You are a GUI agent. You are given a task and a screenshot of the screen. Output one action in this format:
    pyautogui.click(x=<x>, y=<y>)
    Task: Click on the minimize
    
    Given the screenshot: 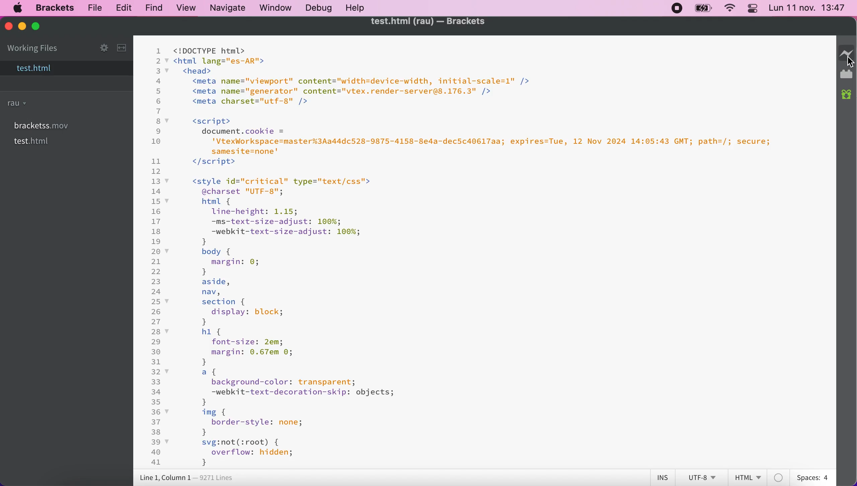 What is the action you would take?
    pyautogui.click(x=22, y=25)
    